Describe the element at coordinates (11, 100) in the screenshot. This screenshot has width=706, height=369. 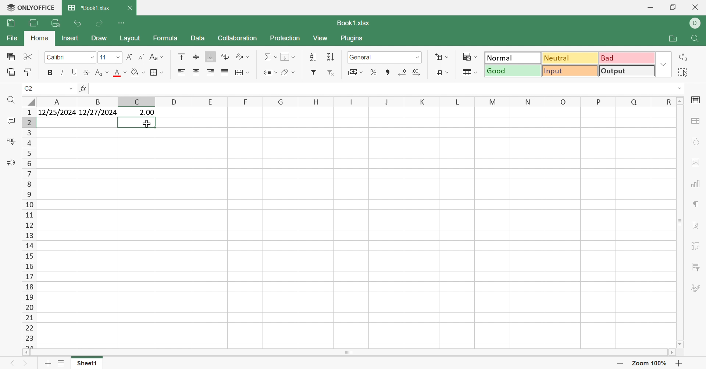
I see `Find` at that location.